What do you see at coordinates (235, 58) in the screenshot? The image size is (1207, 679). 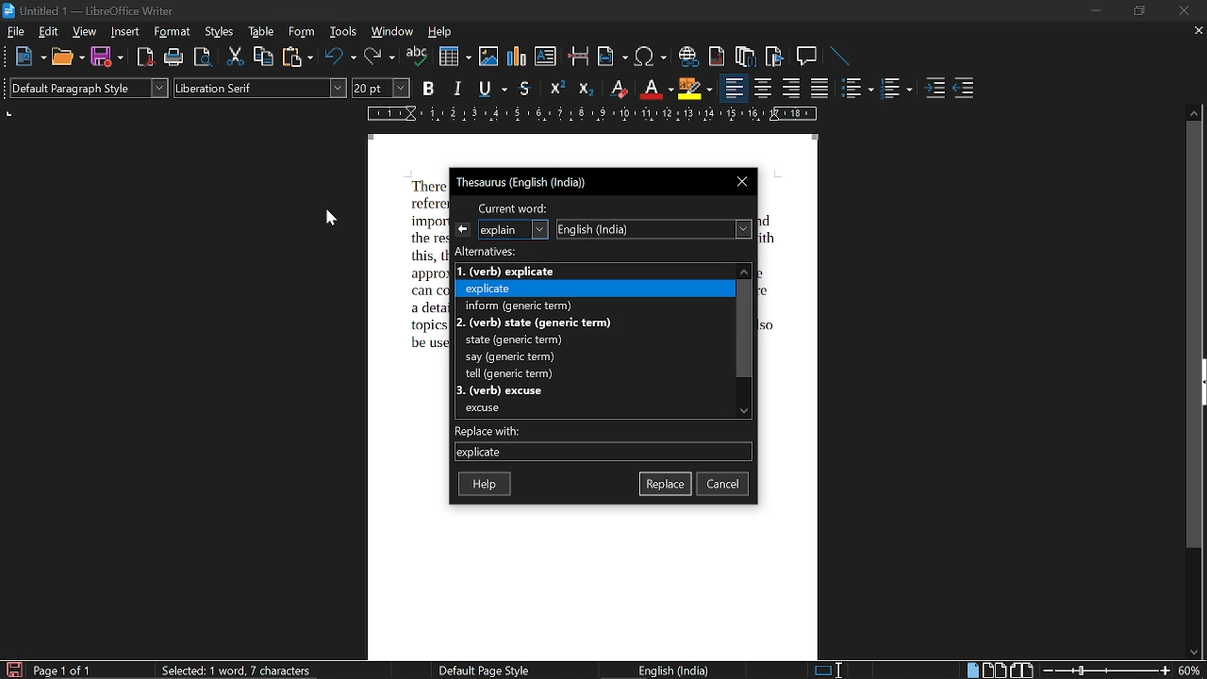 I see `cut ` at bounding box center [235, 58].